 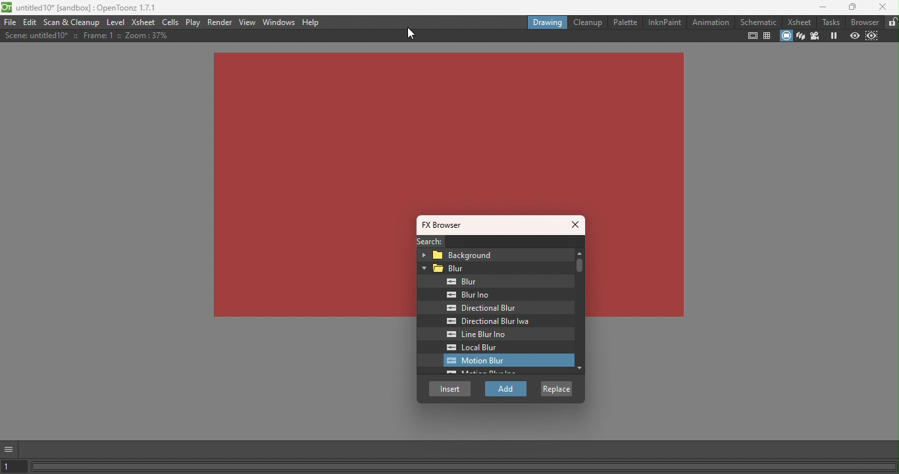 I want to click on selected Motion blur, so click(x=504, y=361).